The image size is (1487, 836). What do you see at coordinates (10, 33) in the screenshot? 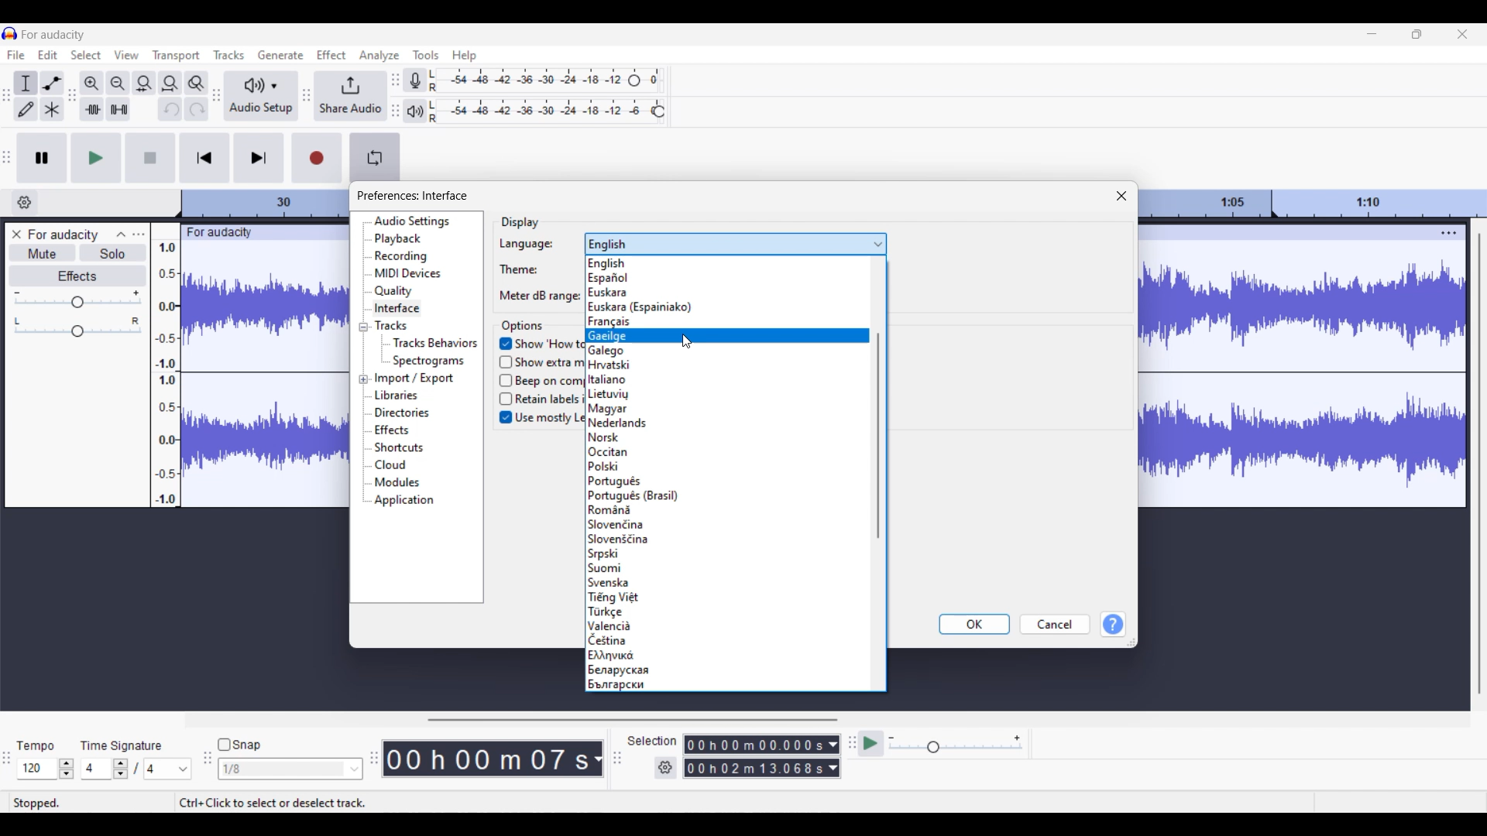
I see `Software logo` at bounding box center [10, 33].